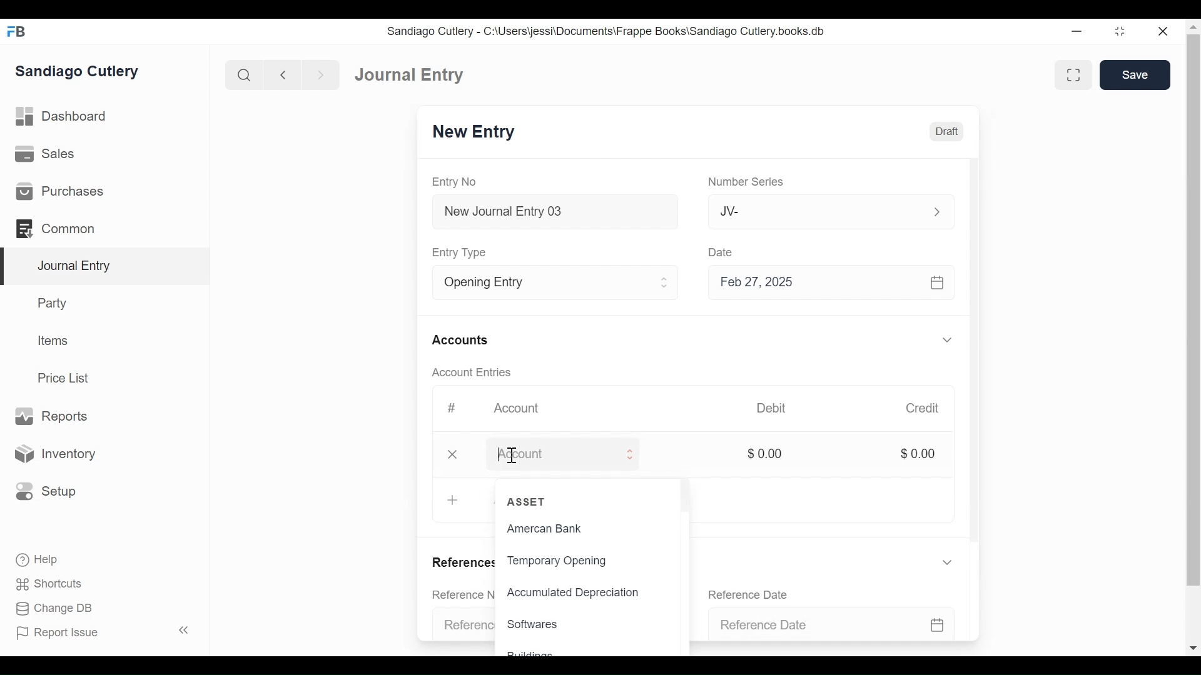 The width and height of the screenshot is (1201, 675). I want to click on Draft, so click(950, 131).